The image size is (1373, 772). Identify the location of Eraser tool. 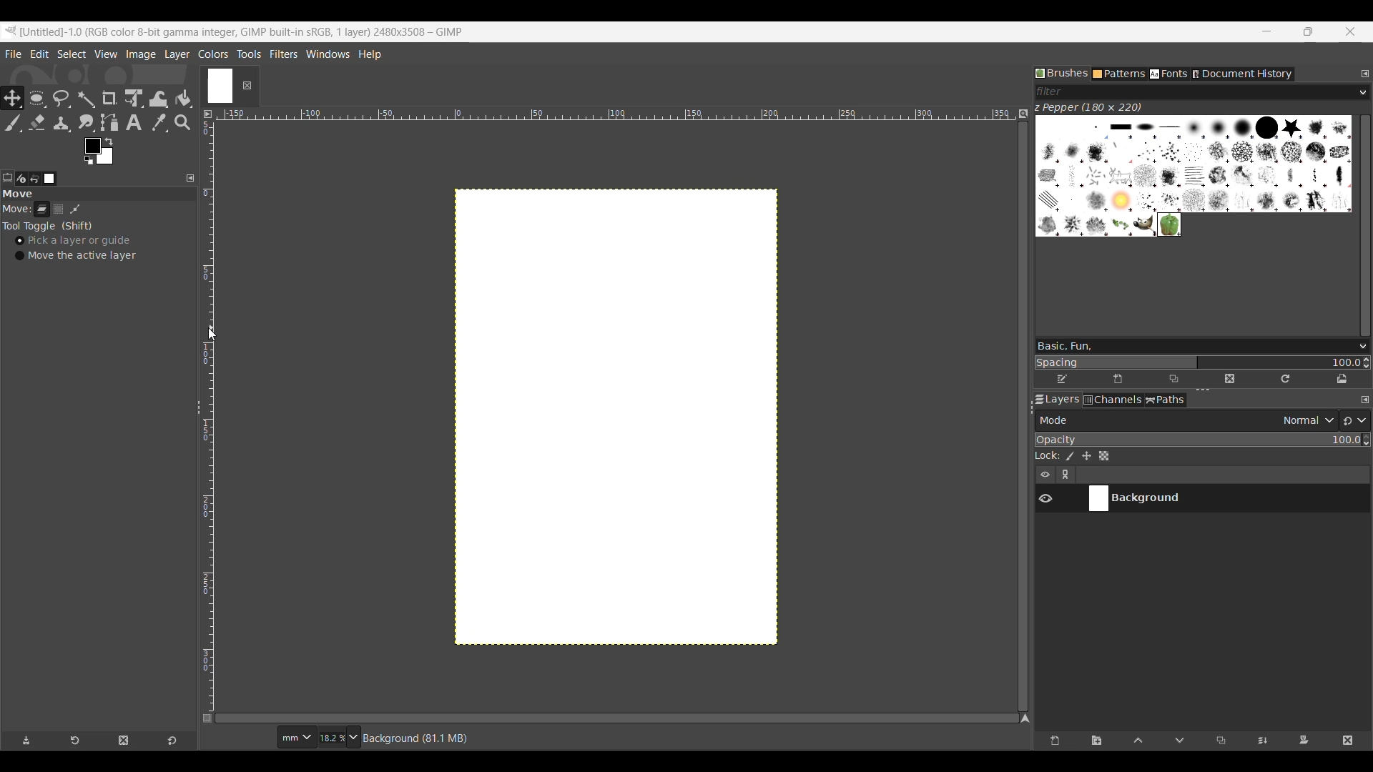
(36, 123).